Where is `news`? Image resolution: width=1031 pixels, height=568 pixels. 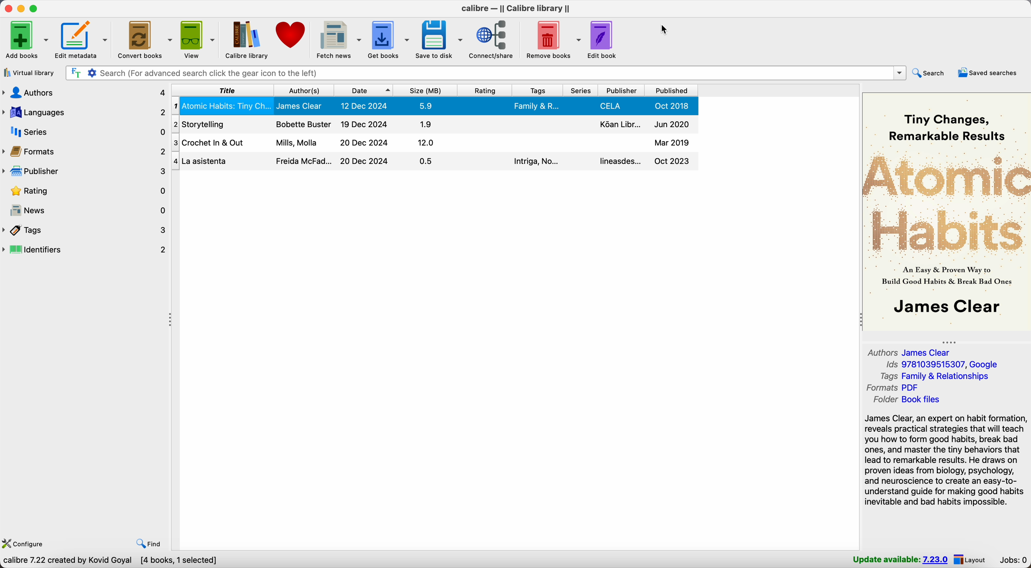 news is located at coordinates (85, 211).